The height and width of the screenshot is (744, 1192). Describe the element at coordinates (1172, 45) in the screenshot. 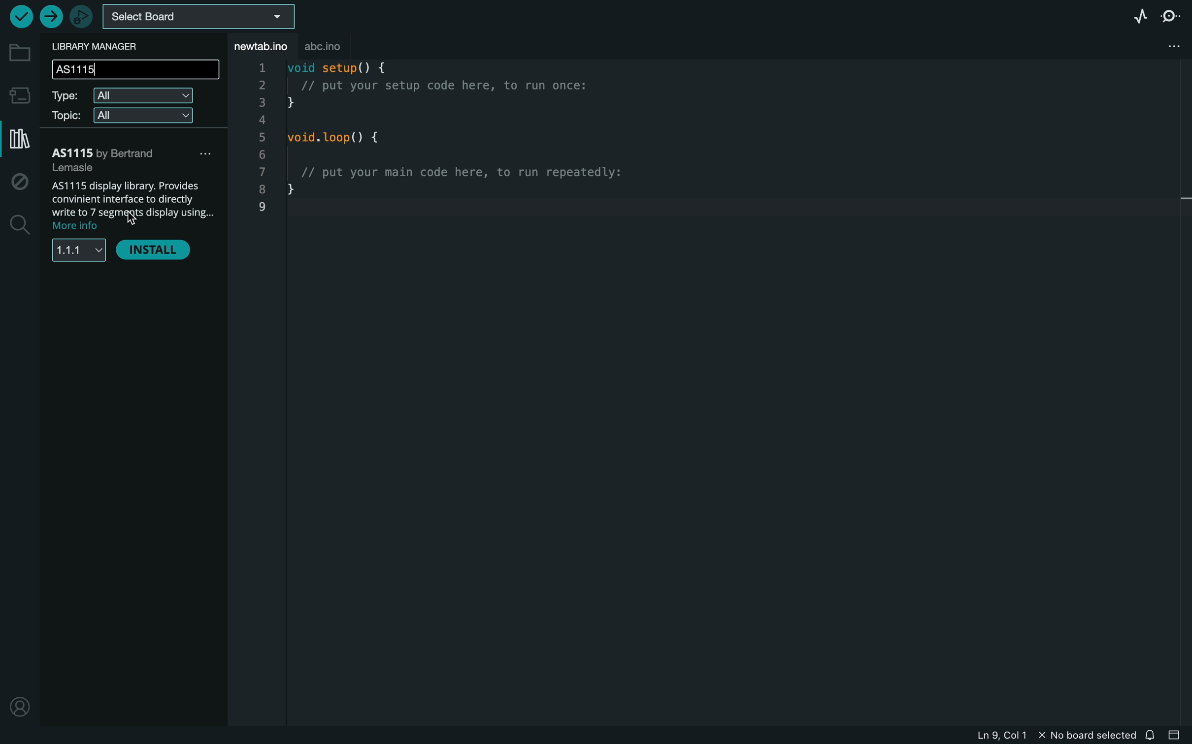

I see `files setting` at that location.